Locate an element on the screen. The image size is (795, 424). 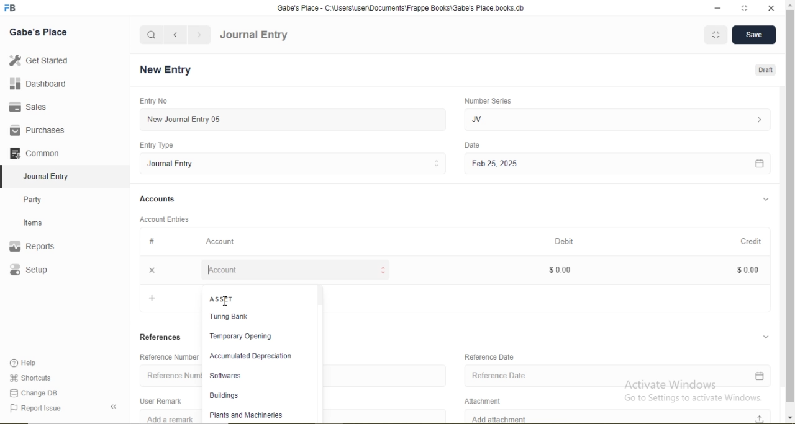
navigate forward is located at coordinates (200, 35).